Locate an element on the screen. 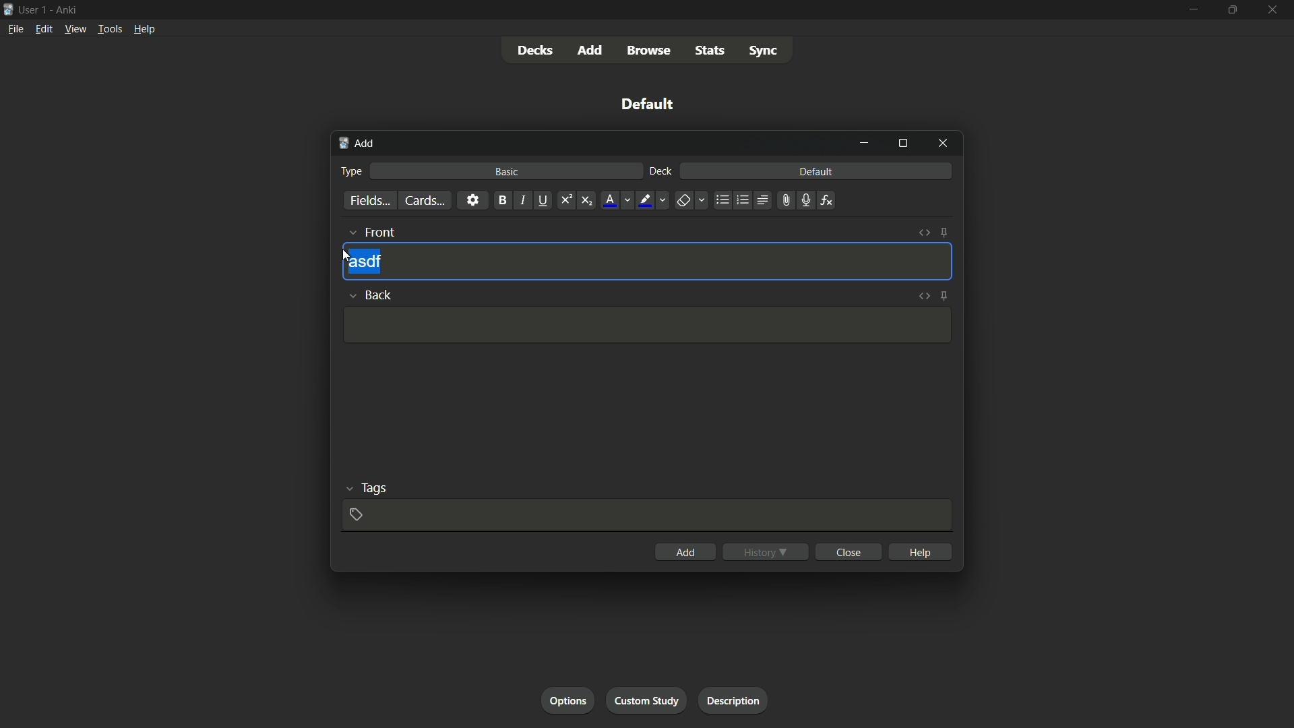  settings is located at coordinates (473, 200).